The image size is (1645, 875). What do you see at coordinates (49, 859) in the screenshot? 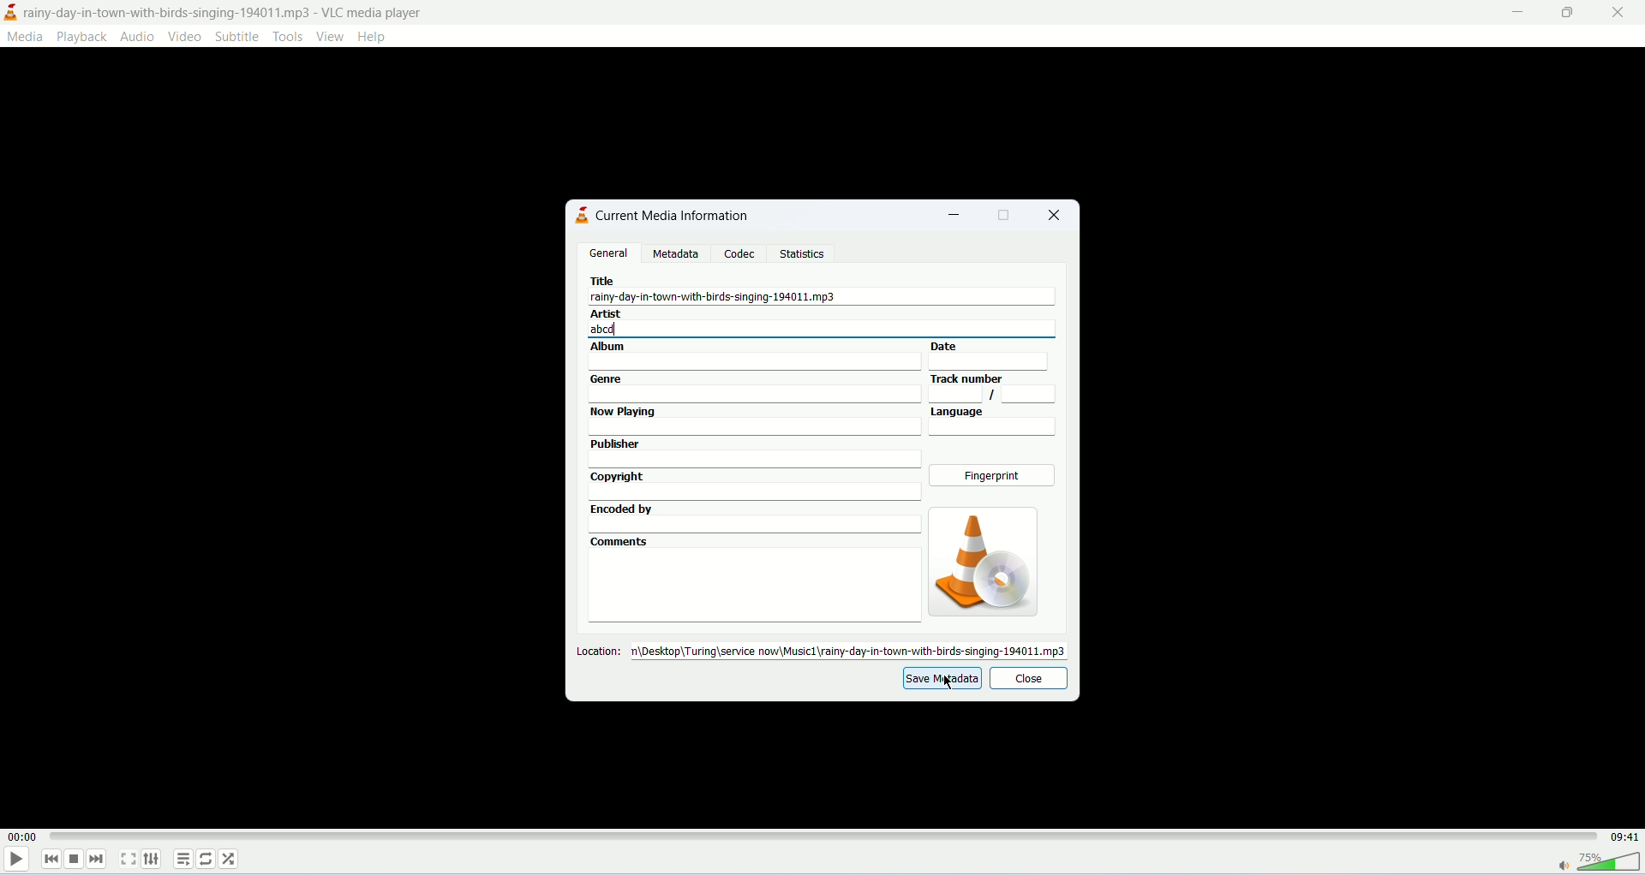
I see `previous` at bounding box center [49, 859].